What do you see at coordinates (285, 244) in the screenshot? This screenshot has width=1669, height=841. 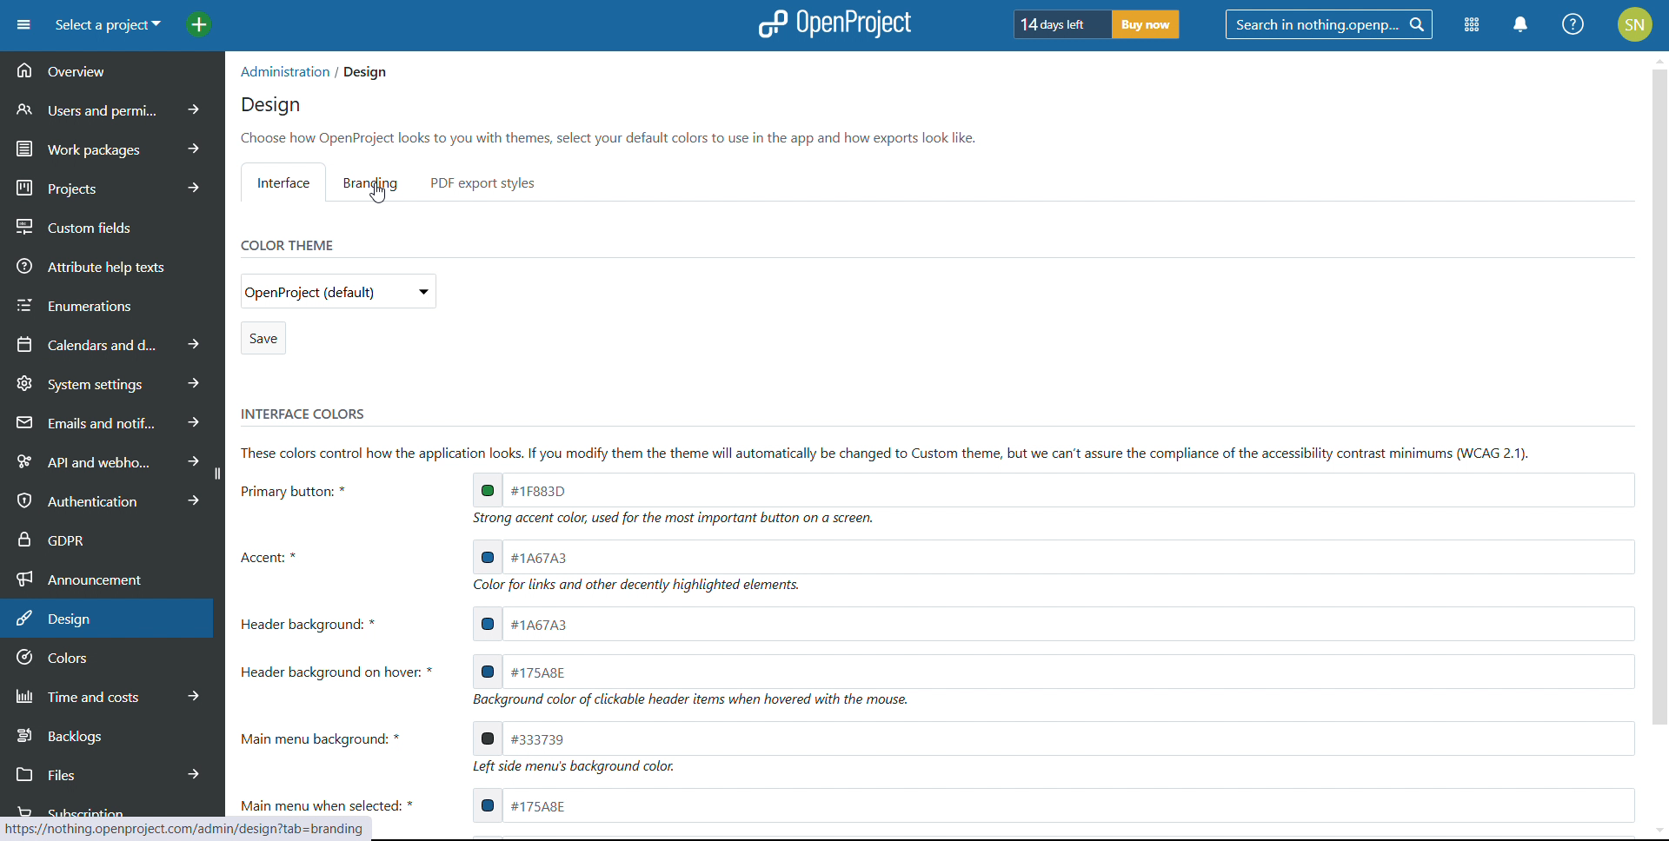 I see `color theme` at bounding box center [285, 244].